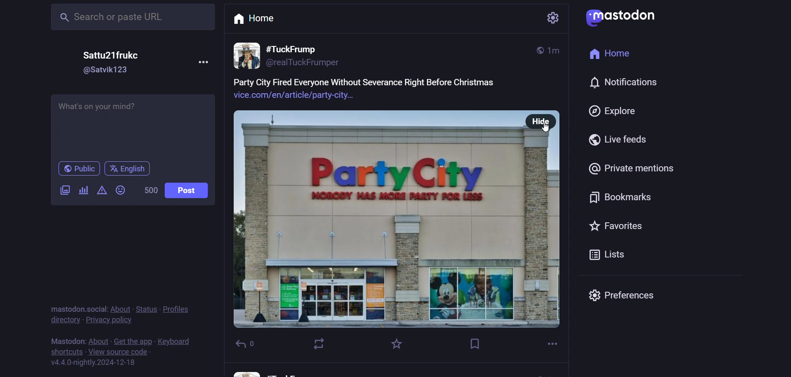 Image resolution: width=791 pixels, height=377 pixels. I want to click on add a image, so click(64, 188).